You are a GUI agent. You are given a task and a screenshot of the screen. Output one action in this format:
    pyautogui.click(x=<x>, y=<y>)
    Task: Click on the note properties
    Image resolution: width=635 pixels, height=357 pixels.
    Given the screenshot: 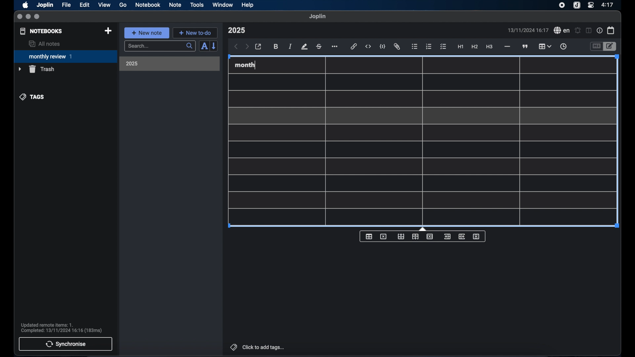 What is the action you would take?
    pyautogui.click(x=600, y=31)
    